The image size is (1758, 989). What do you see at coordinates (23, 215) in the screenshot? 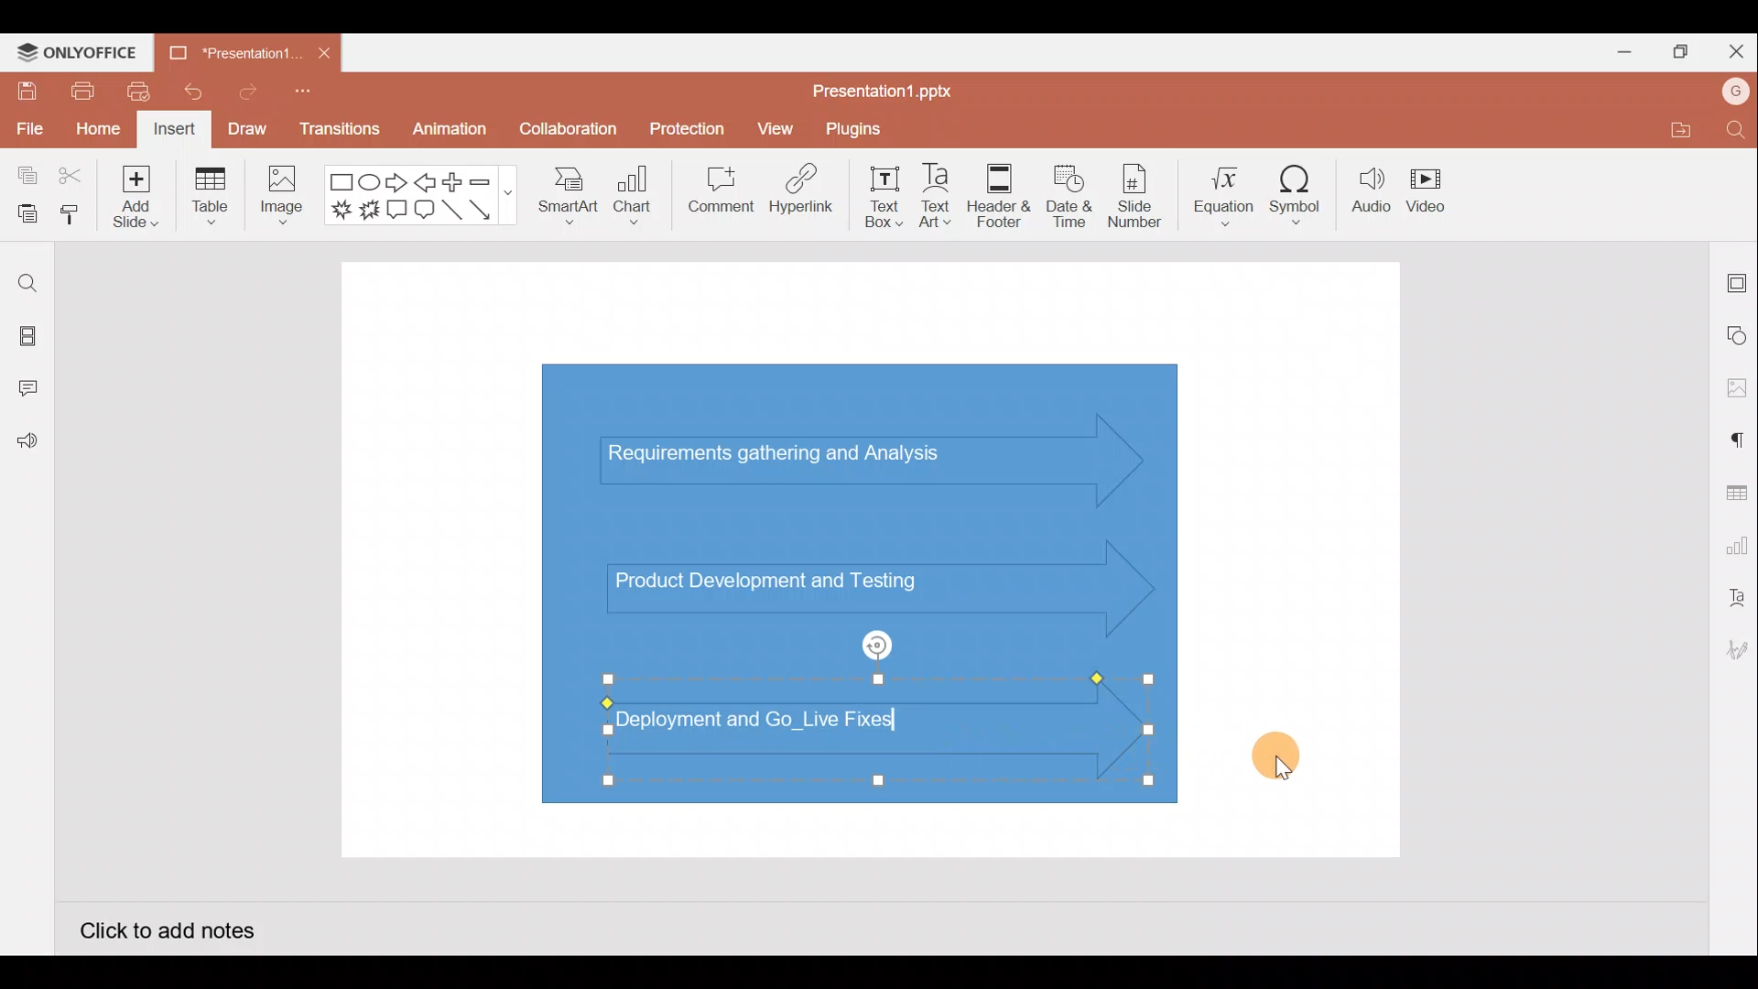
I see `Paste` at bounding box center [23, 215].